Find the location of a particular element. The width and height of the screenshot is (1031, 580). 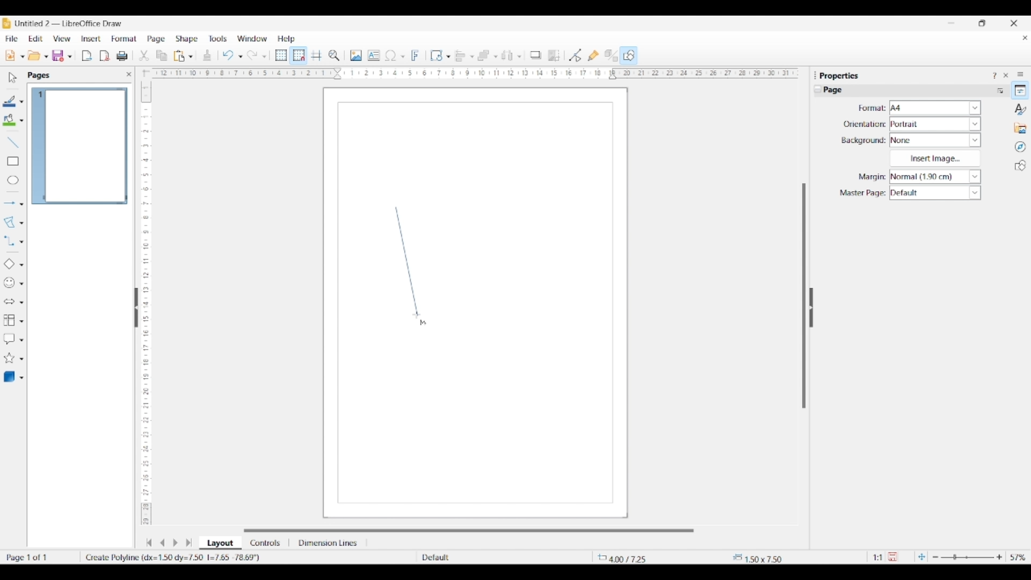

Controls is located at coordinates (266, 543).